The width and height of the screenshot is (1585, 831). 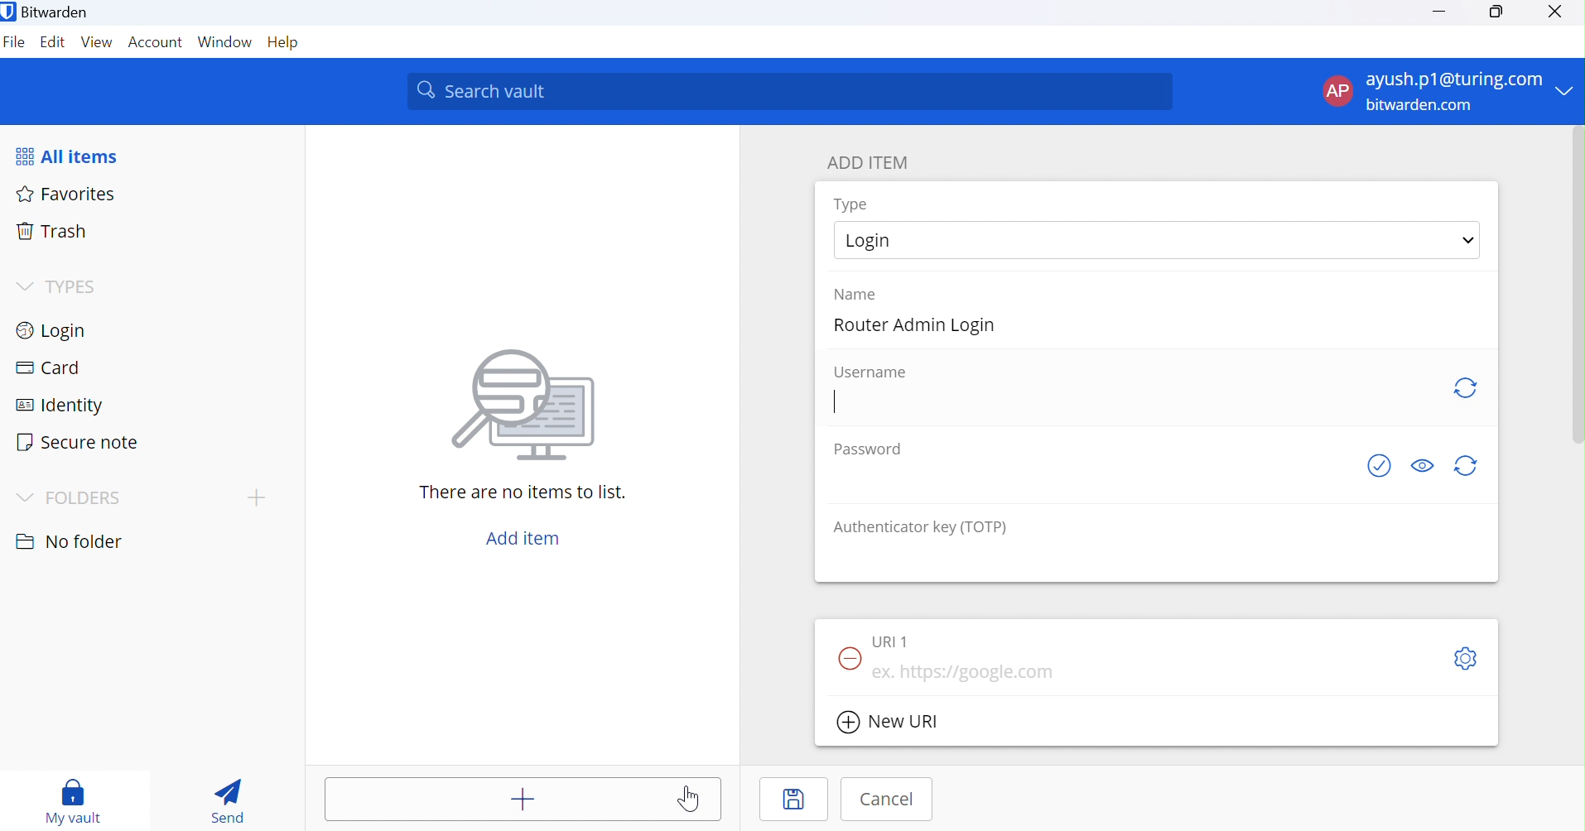 What do you see at coordinates (68, 193) in the screenshot?
I see `Favorites` at bounding box center [68, 193].